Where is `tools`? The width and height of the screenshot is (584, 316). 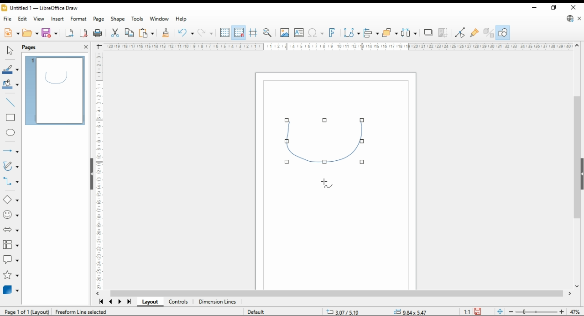 tools is located at coordinates (138, 19).